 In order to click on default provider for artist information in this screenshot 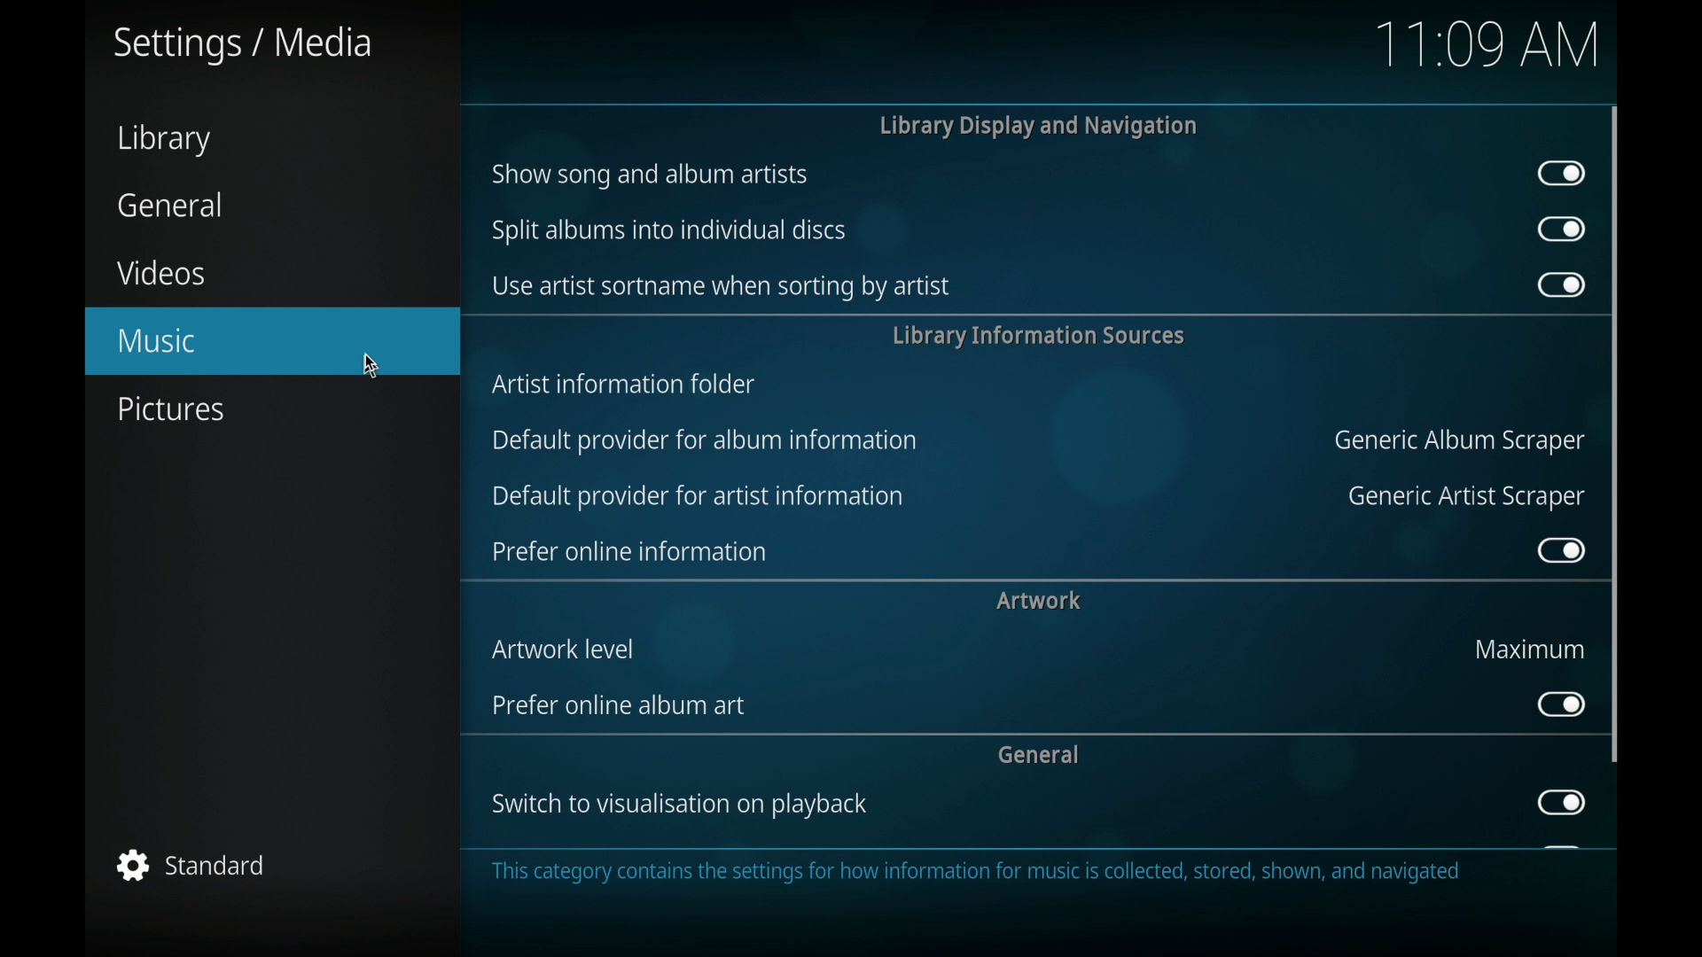, I will do `click(697, 497)`.